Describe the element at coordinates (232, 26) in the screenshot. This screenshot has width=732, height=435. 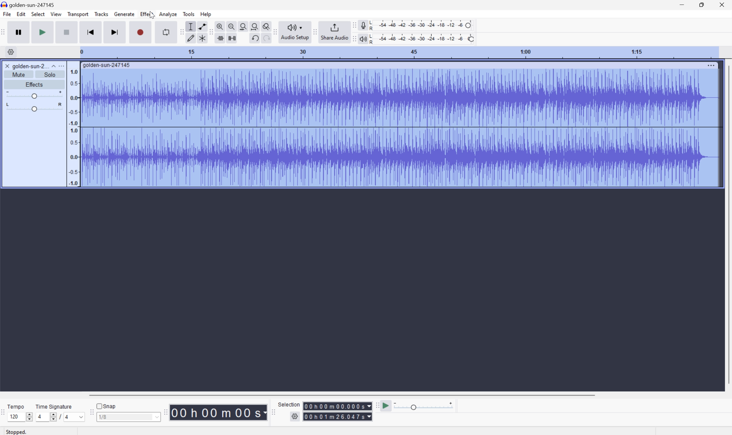
I see `Zoom out` at that location.